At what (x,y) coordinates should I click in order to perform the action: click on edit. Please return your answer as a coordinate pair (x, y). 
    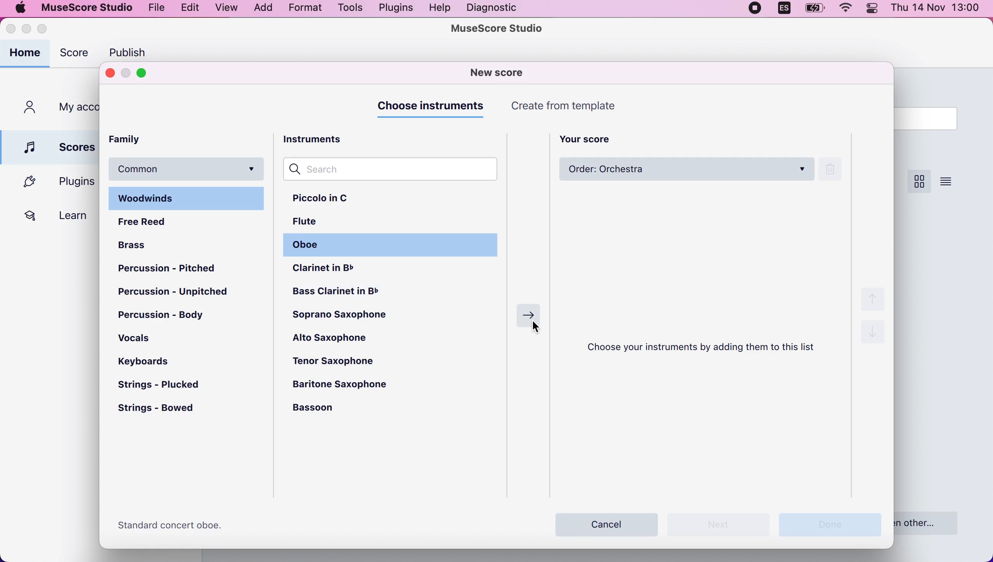
    Looking at the image, I should click on (190, 9).